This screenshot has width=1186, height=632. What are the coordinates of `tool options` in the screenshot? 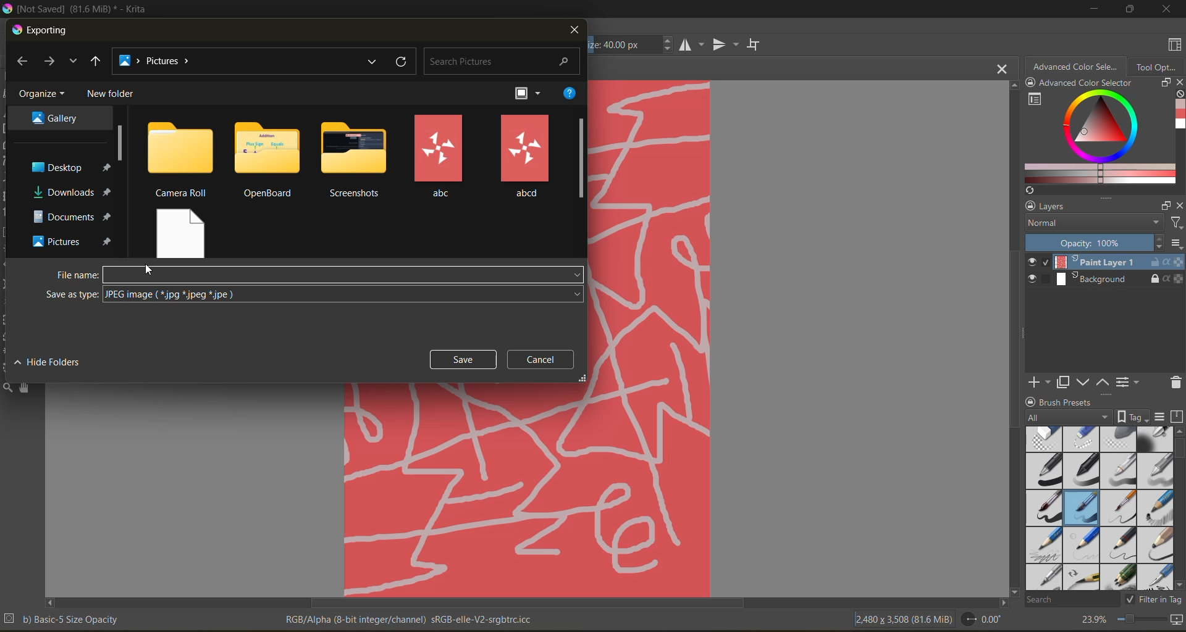 It's located at (1157, 66).